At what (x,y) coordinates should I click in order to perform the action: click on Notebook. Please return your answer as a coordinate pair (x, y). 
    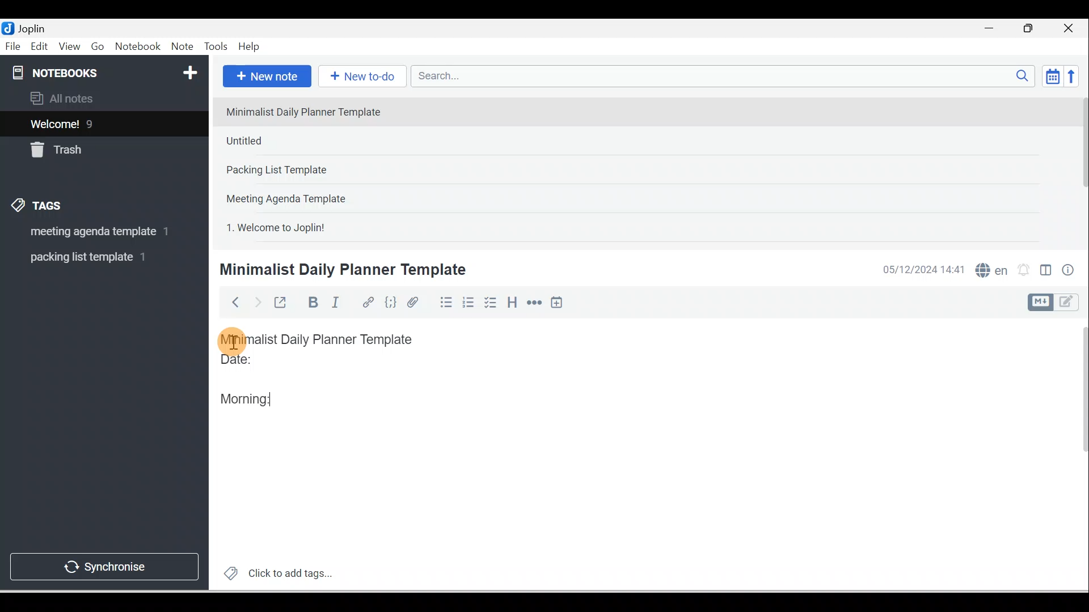
    Looking at the image, I should click on (137, 47).